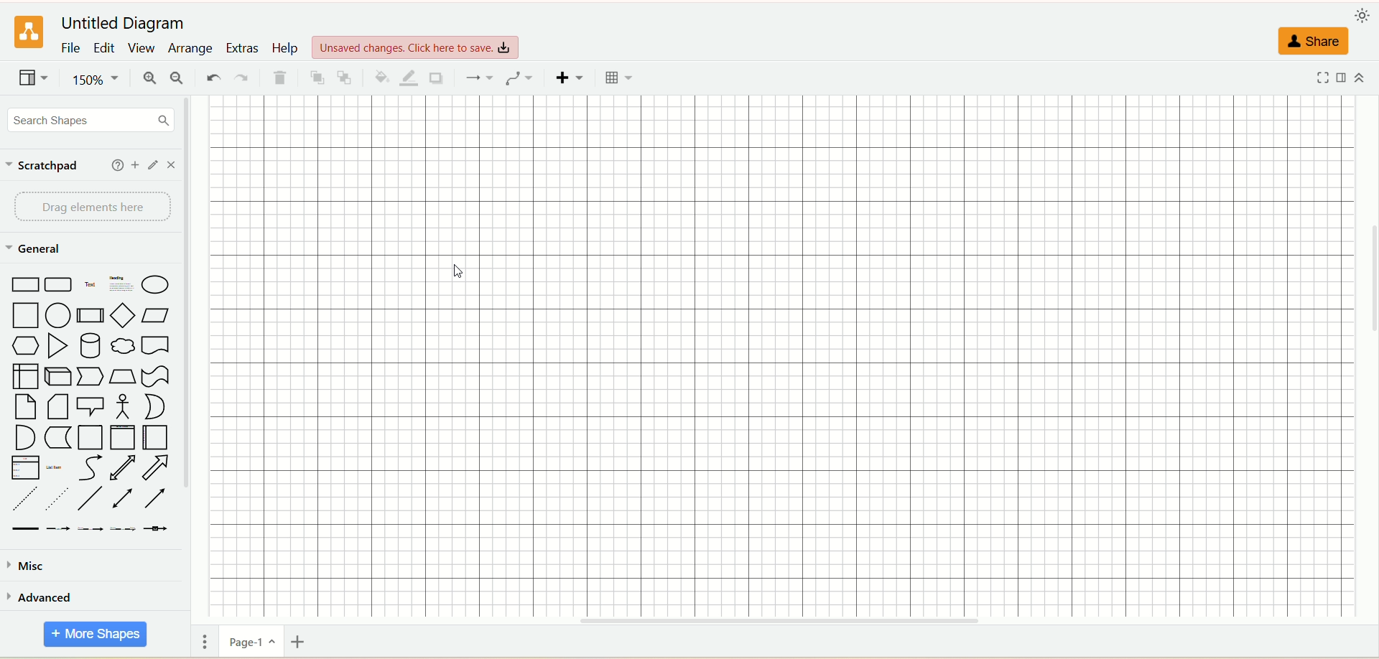  I want to click on arrange, so click(189, 49).